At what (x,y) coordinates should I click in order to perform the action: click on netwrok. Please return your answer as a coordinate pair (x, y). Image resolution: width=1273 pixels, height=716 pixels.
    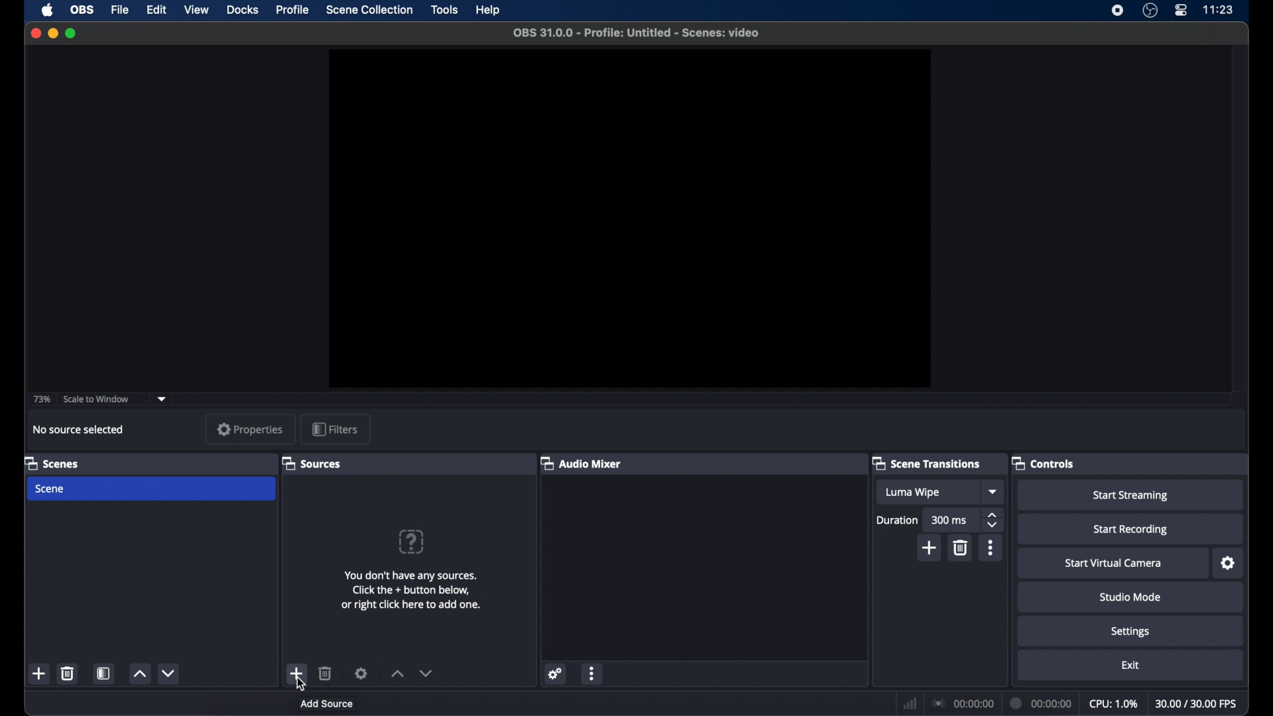
    Looking at the image, I should click on (910, 704).